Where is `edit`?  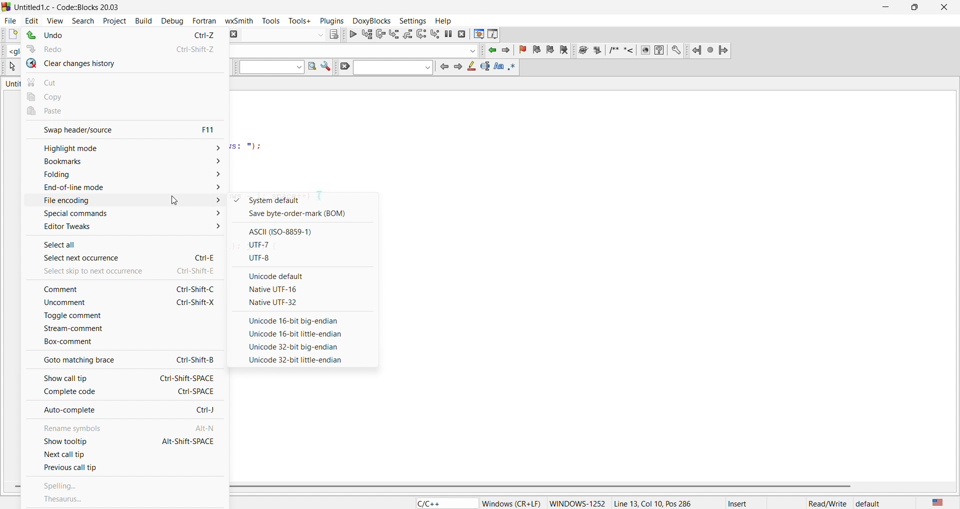 edit is located at coordinates (32, 19).